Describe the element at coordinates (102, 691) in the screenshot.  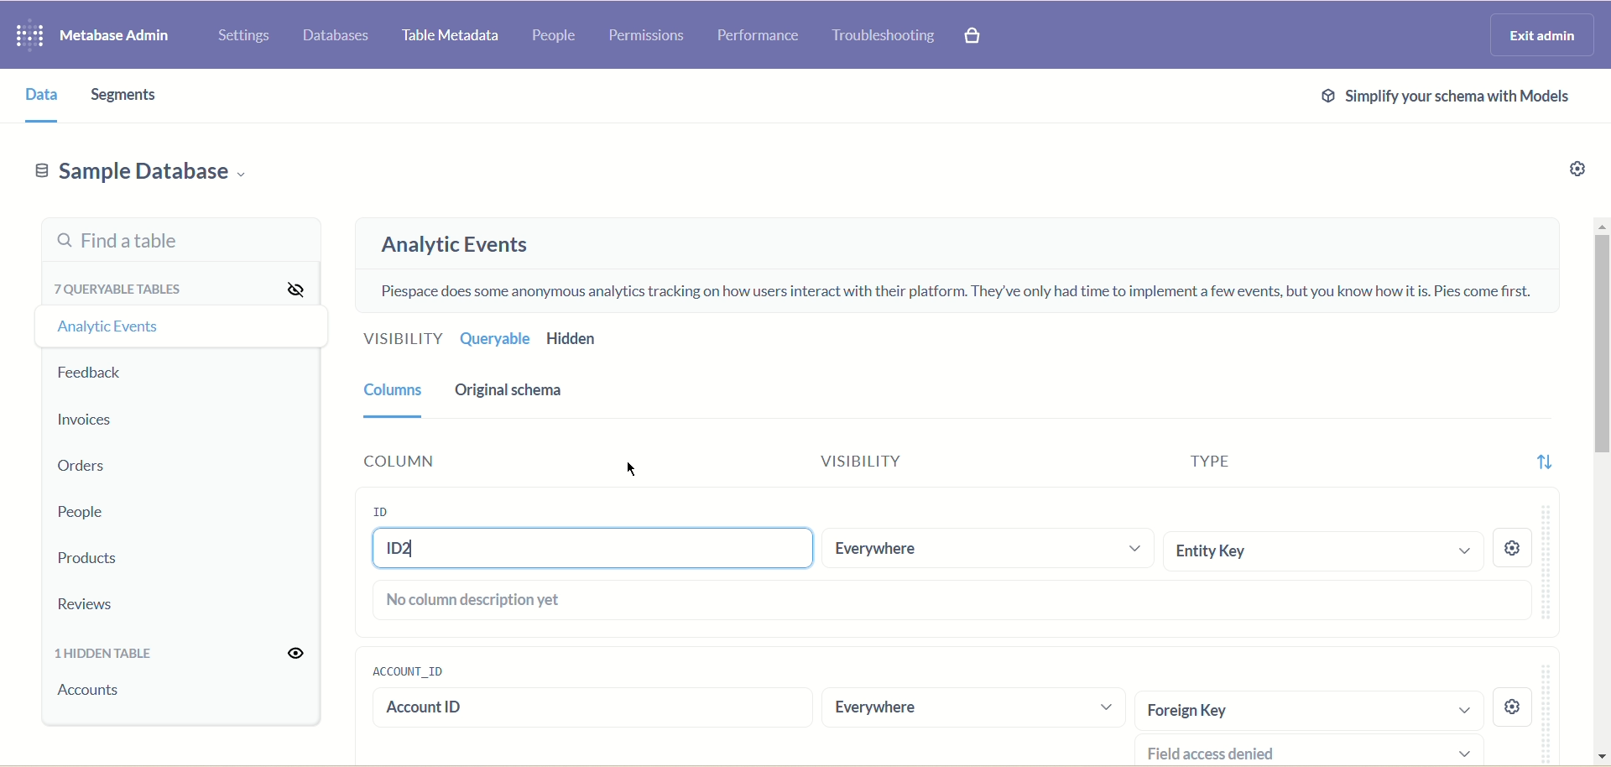
I see `accounts` at that location.